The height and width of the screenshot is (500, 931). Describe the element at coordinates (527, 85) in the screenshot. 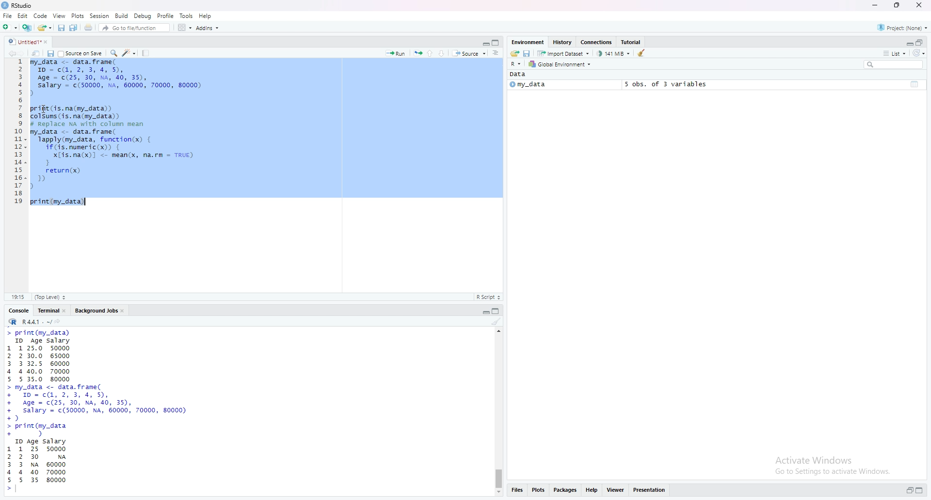

I see `my_data` at that location.